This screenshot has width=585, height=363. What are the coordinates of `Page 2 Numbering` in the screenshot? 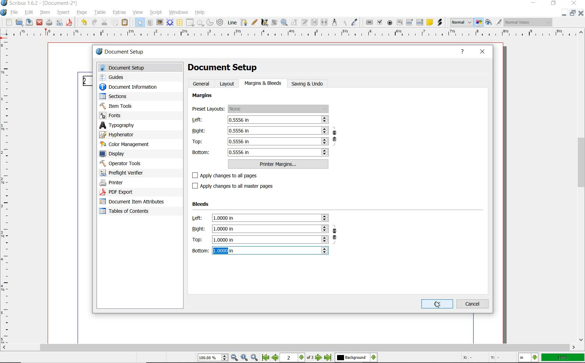 It's located at (86, 81).